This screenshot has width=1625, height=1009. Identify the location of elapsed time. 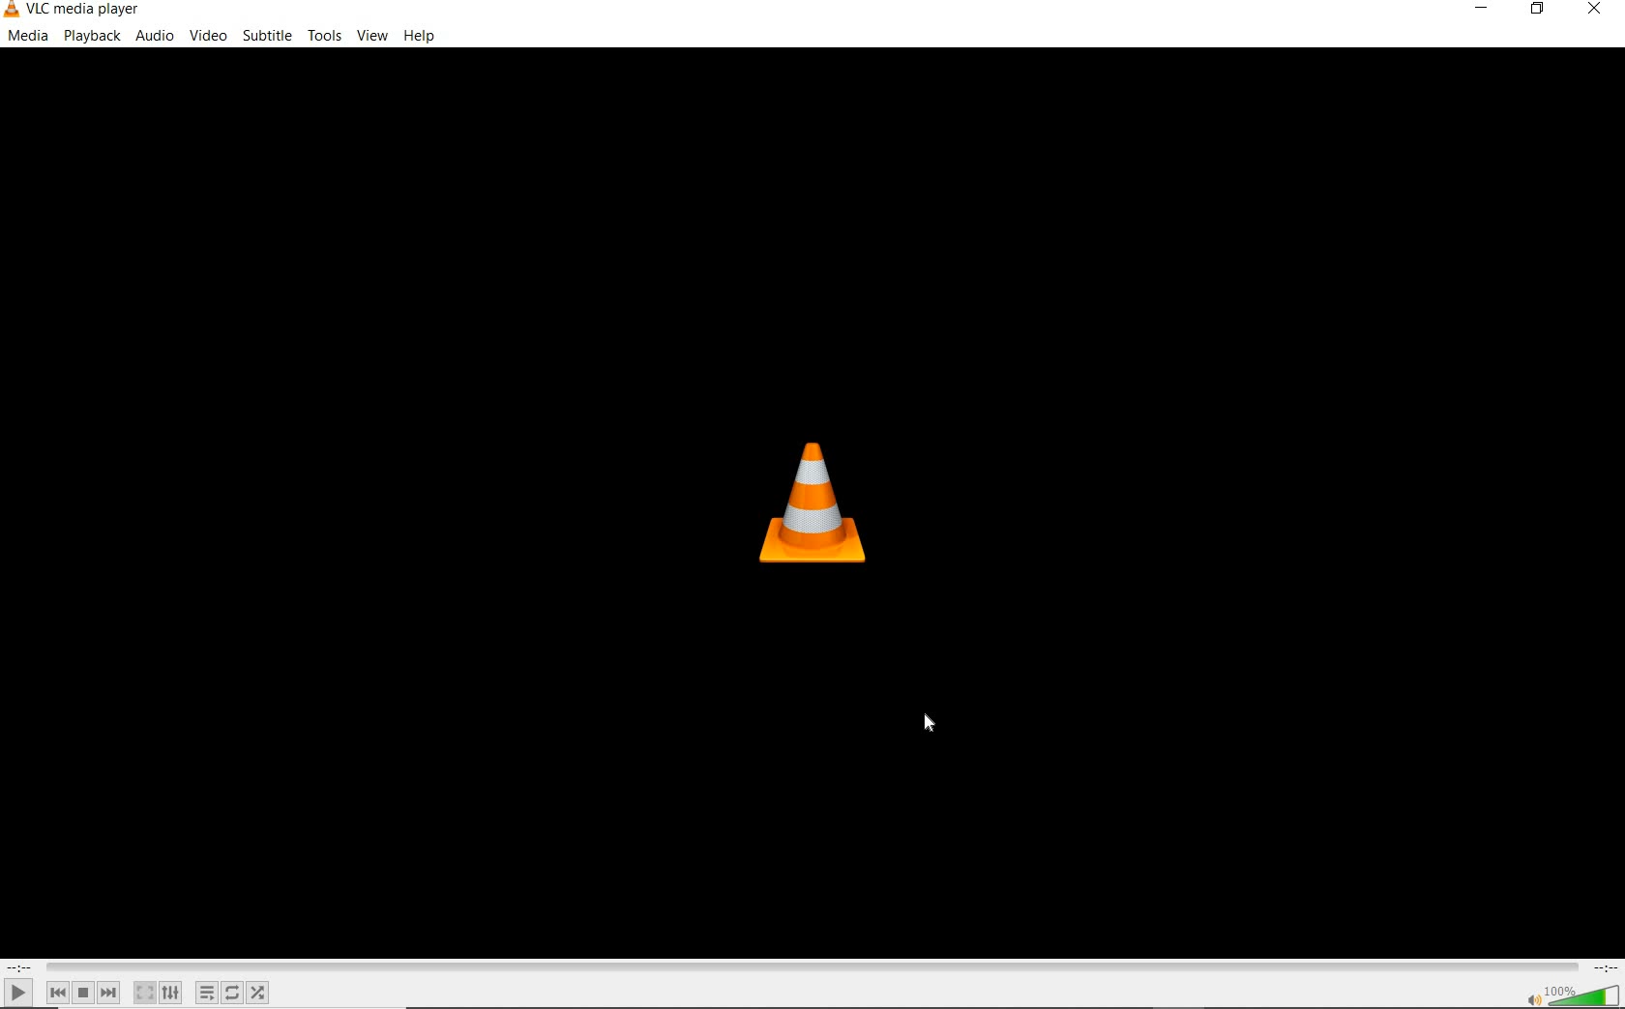
(19, 967).